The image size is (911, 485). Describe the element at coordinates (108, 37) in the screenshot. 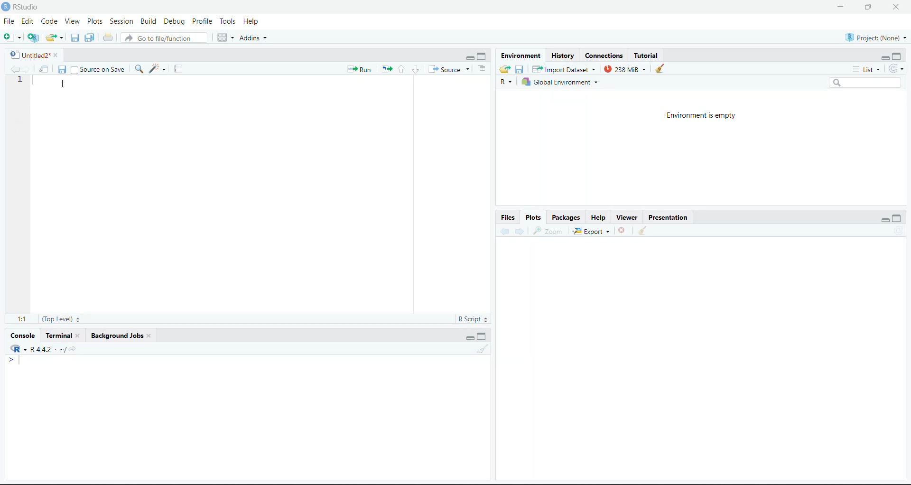

I see `print` at that location.